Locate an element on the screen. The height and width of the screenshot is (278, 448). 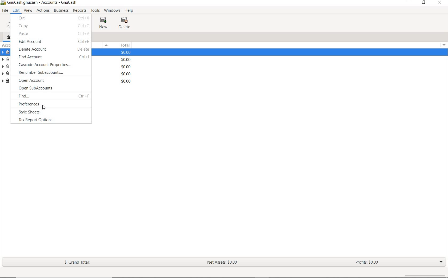
DELETE ACCOUNT is located at coordinates (54, 50).